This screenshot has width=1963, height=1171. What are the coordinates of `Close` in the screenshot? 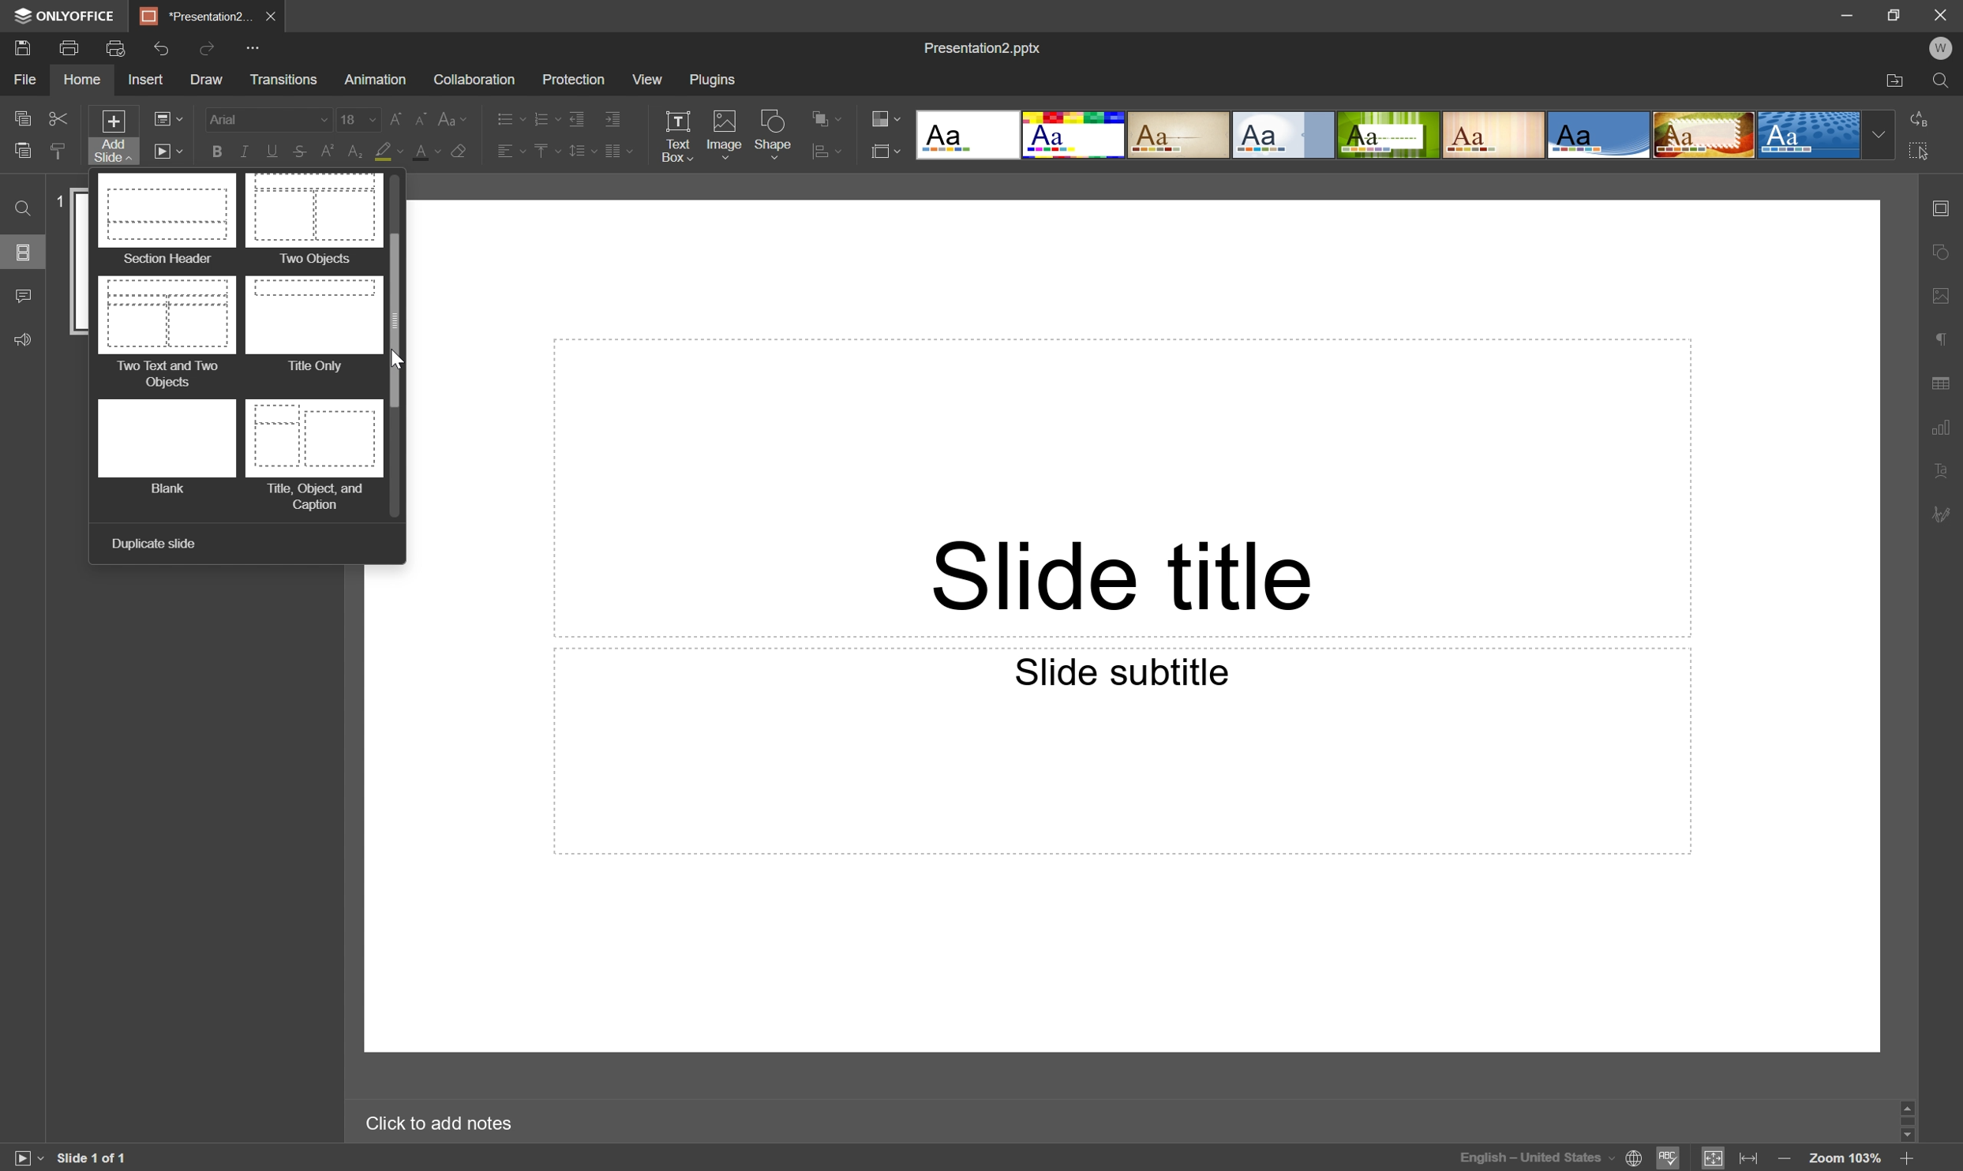 It's located at (269, 13).